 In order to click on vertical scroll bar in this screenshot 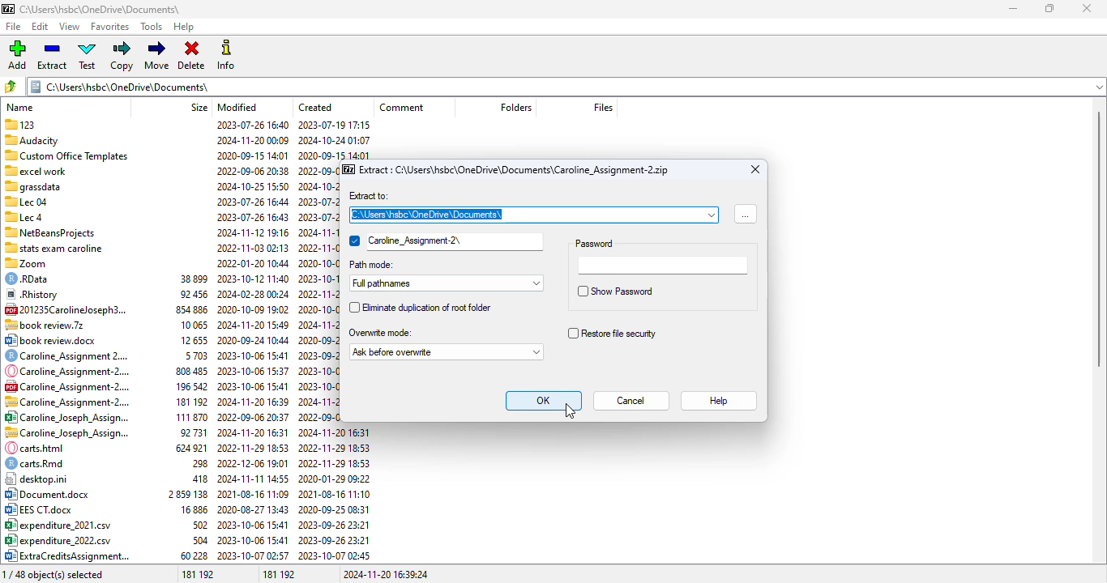, I will do `click(1099, 238)`.